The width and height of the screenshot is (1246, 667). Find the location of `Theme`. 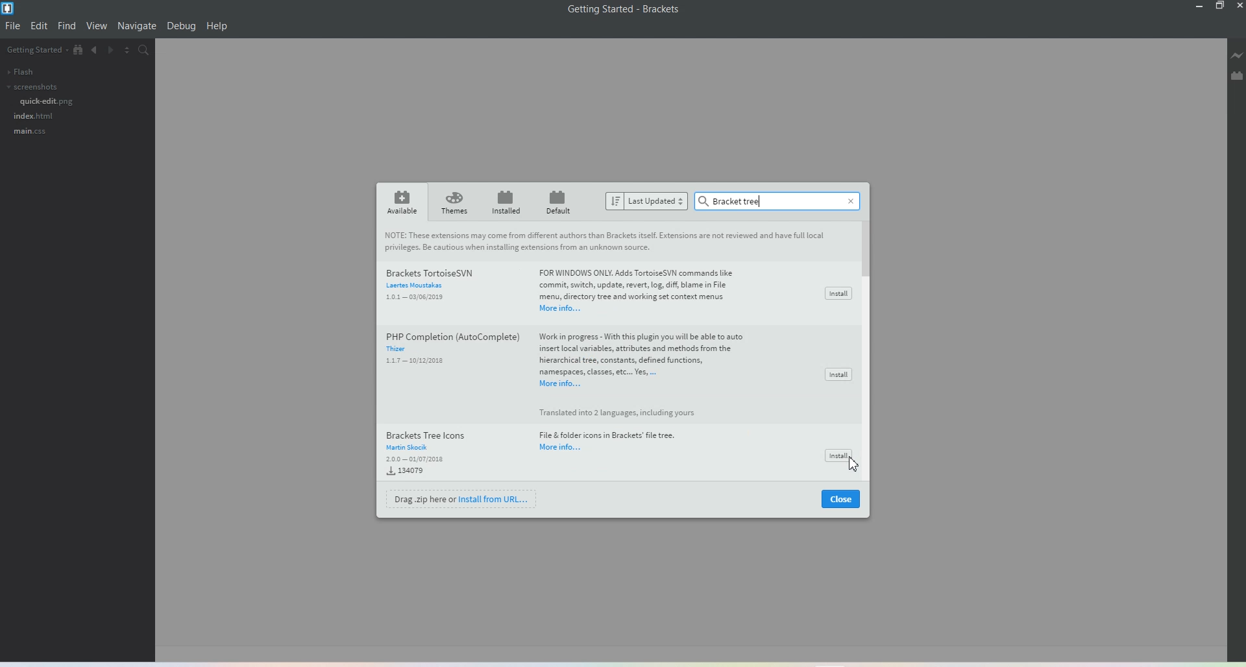

Theme is located at coordinates (455, 202).